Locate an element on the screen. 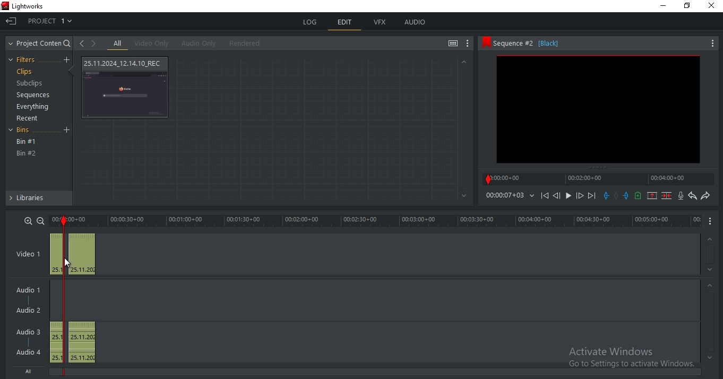  Up is located at coordinates (711, 238).